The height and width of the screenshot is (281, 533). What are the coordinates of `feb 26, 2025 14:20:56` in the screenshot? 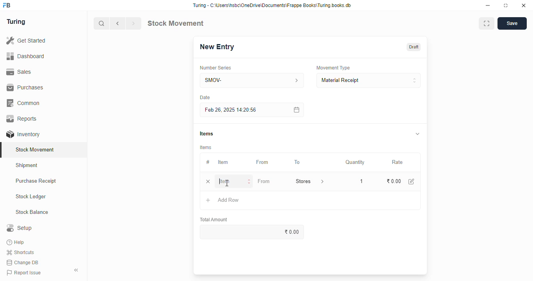 It's located at (232, 110).